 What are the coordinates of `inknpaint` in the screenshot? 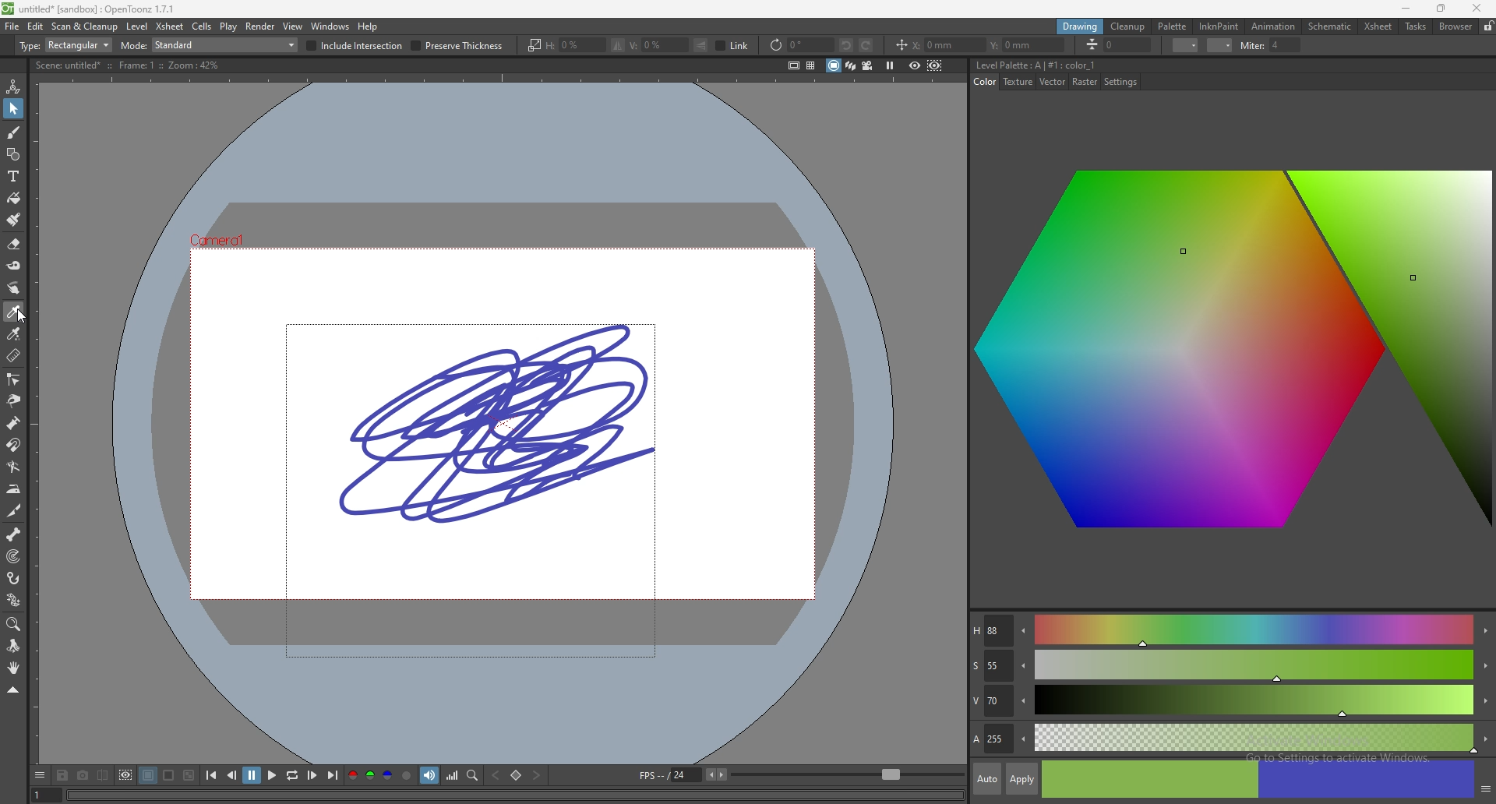 It's located at (1219, 26).